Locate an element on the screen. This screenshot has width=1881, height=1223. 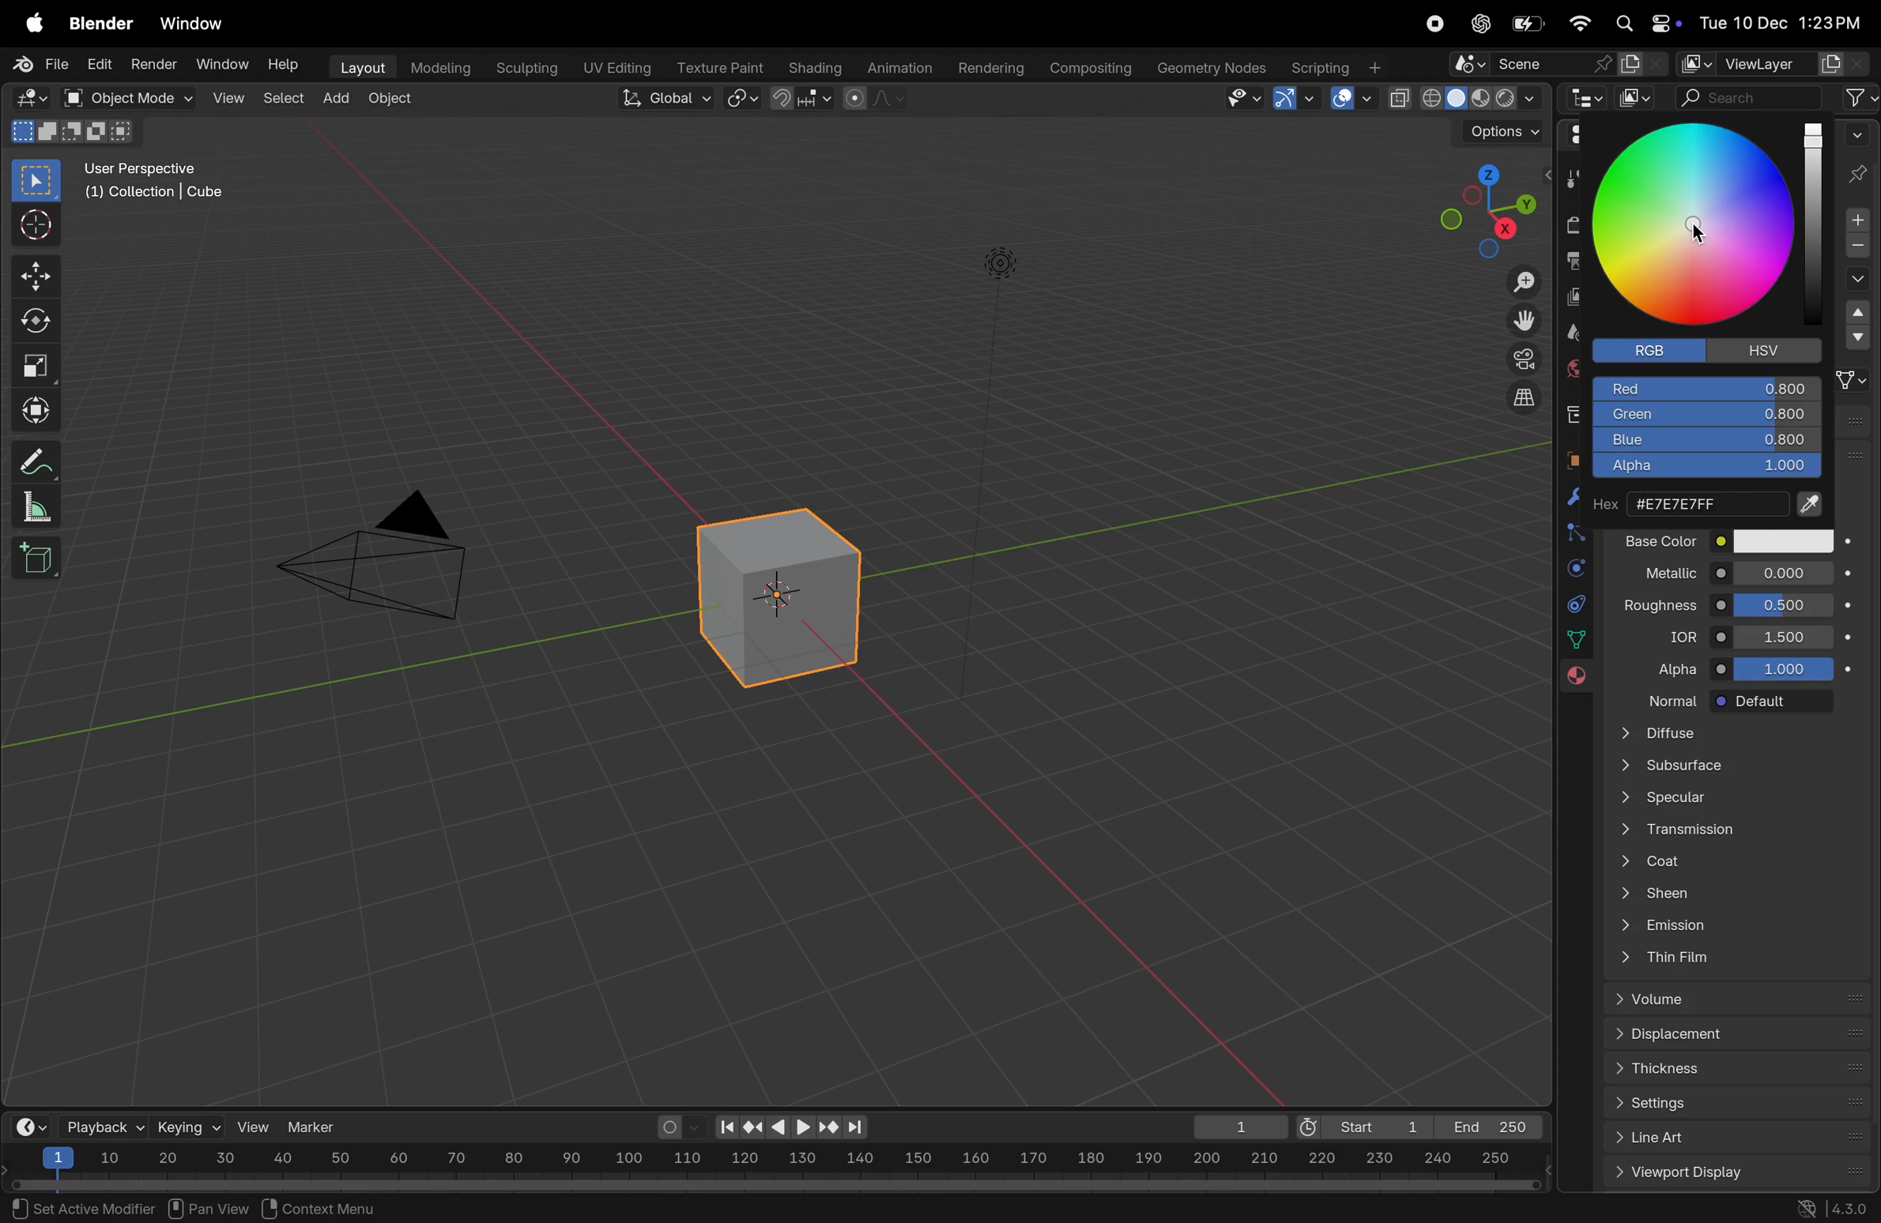
color bar is located at coordinates (1815, 217).